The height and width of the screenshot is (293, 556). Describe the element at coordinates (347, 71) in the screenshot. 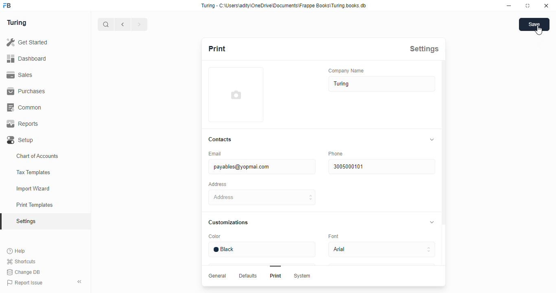

I see `‘Company Name` at that location.